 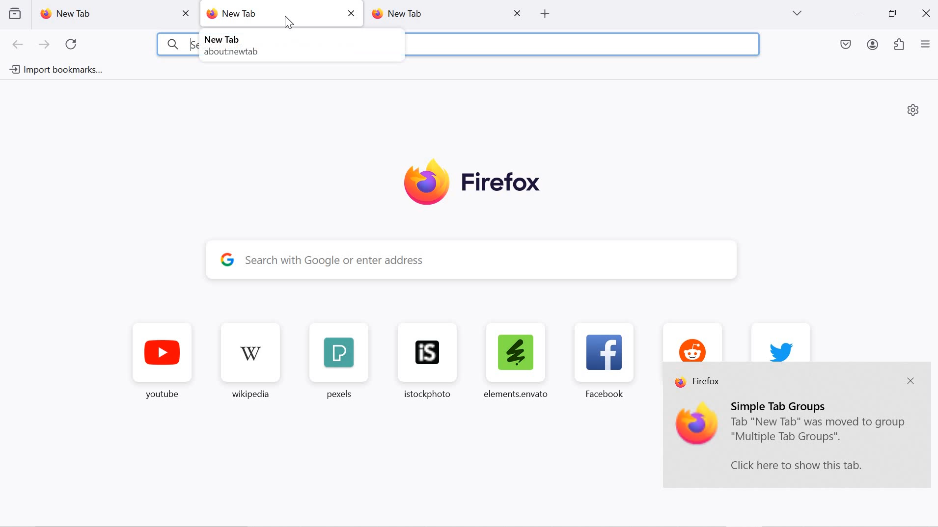 What do you see at coordinates (437, 13) in the screenshot?
I see `new tab` at bounding box center [437, 13].